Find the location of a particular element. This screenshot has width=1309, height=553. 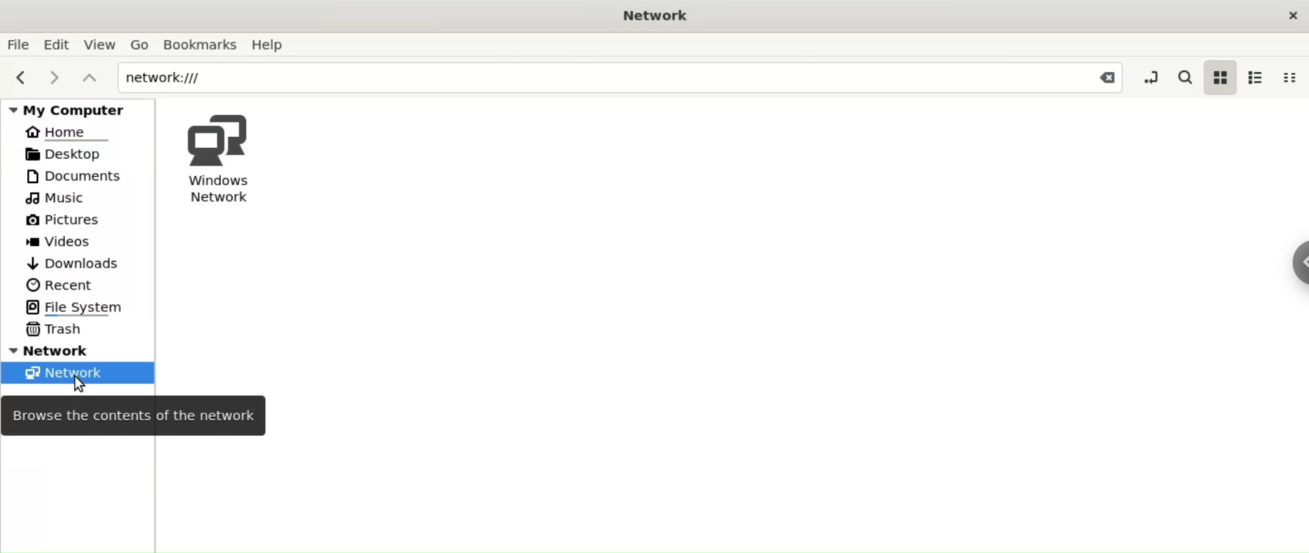

File System is located at coordinates (87, 307).